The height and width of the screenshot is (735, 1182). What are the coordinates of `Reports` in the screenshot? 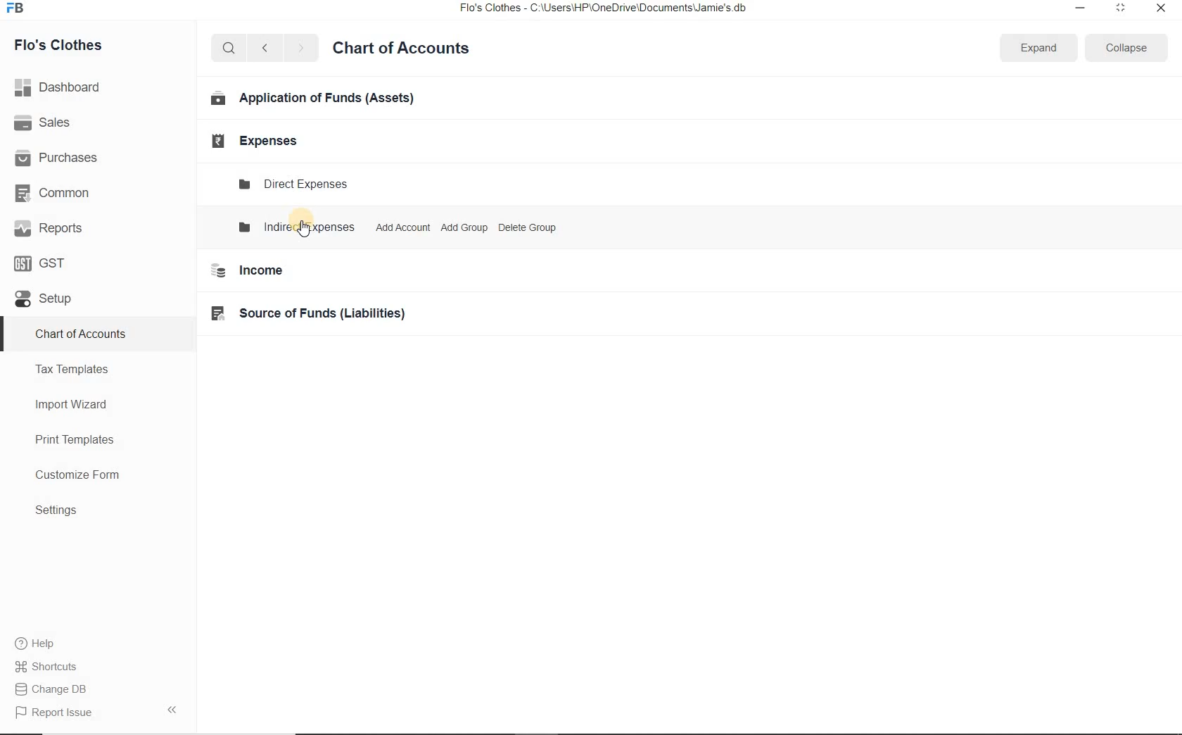 It's located at (49, 227).